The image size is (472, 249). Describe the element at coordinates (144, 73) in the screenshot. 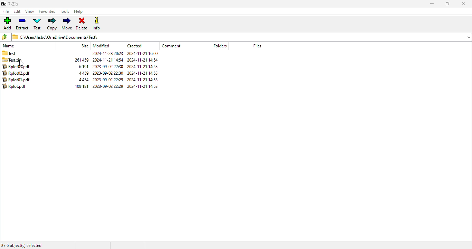

I see `2024-11-21 14:53` at that location.